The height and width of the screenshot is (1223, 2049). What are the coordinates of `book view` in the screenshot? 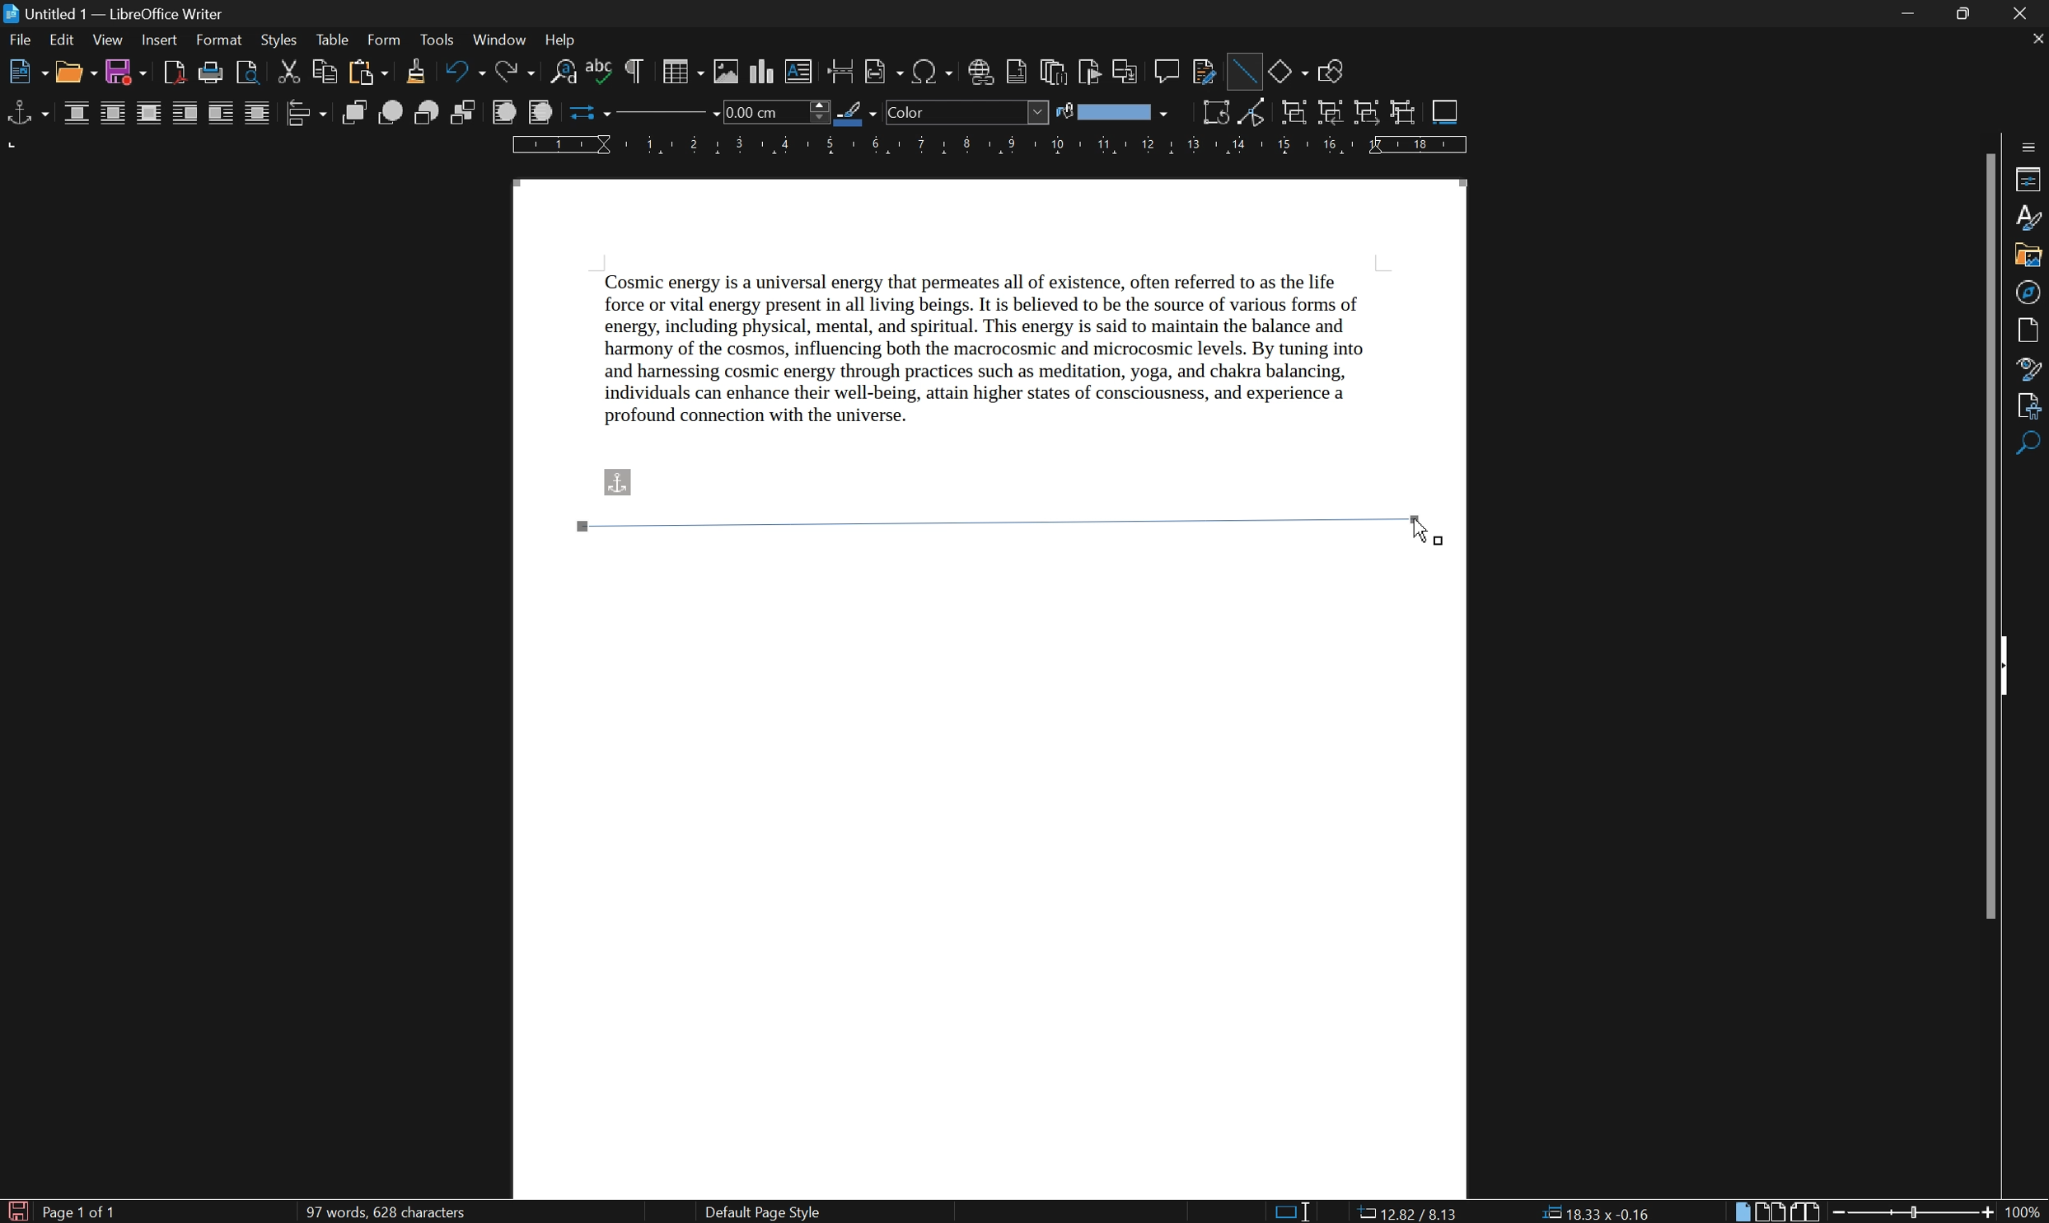 It's located at (1806, 1211).